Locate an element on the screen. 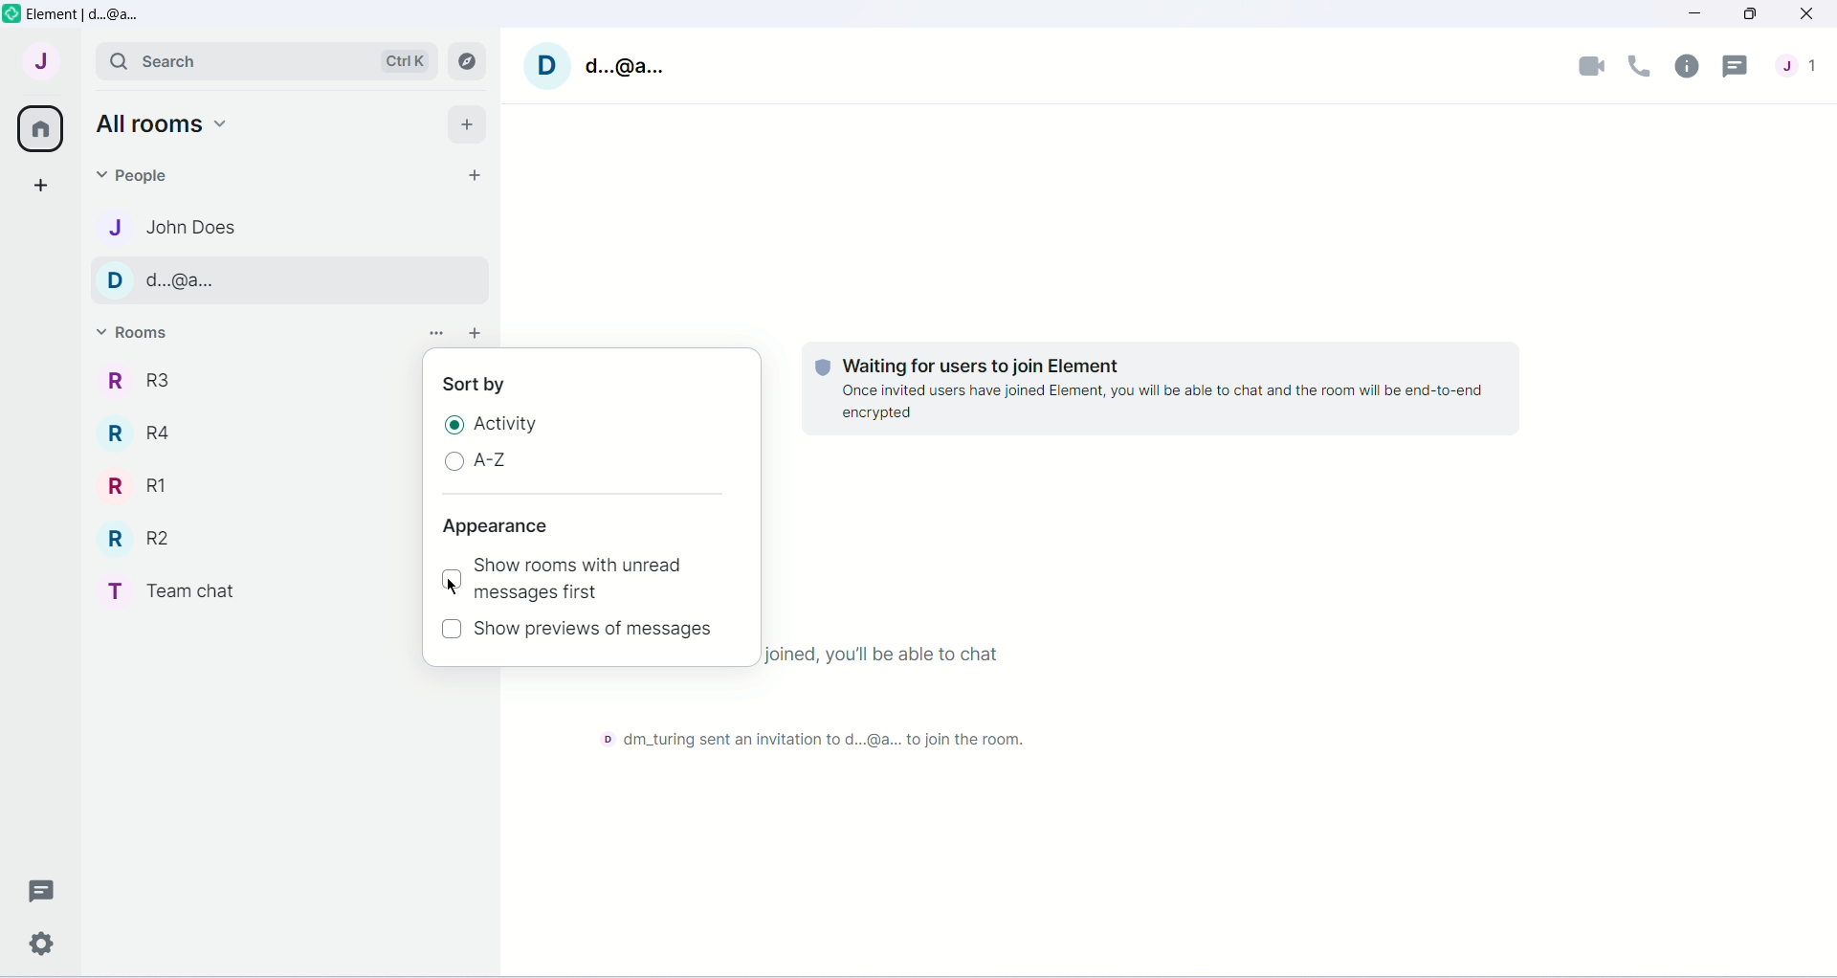  Activity is located at coordinates (507, 424).